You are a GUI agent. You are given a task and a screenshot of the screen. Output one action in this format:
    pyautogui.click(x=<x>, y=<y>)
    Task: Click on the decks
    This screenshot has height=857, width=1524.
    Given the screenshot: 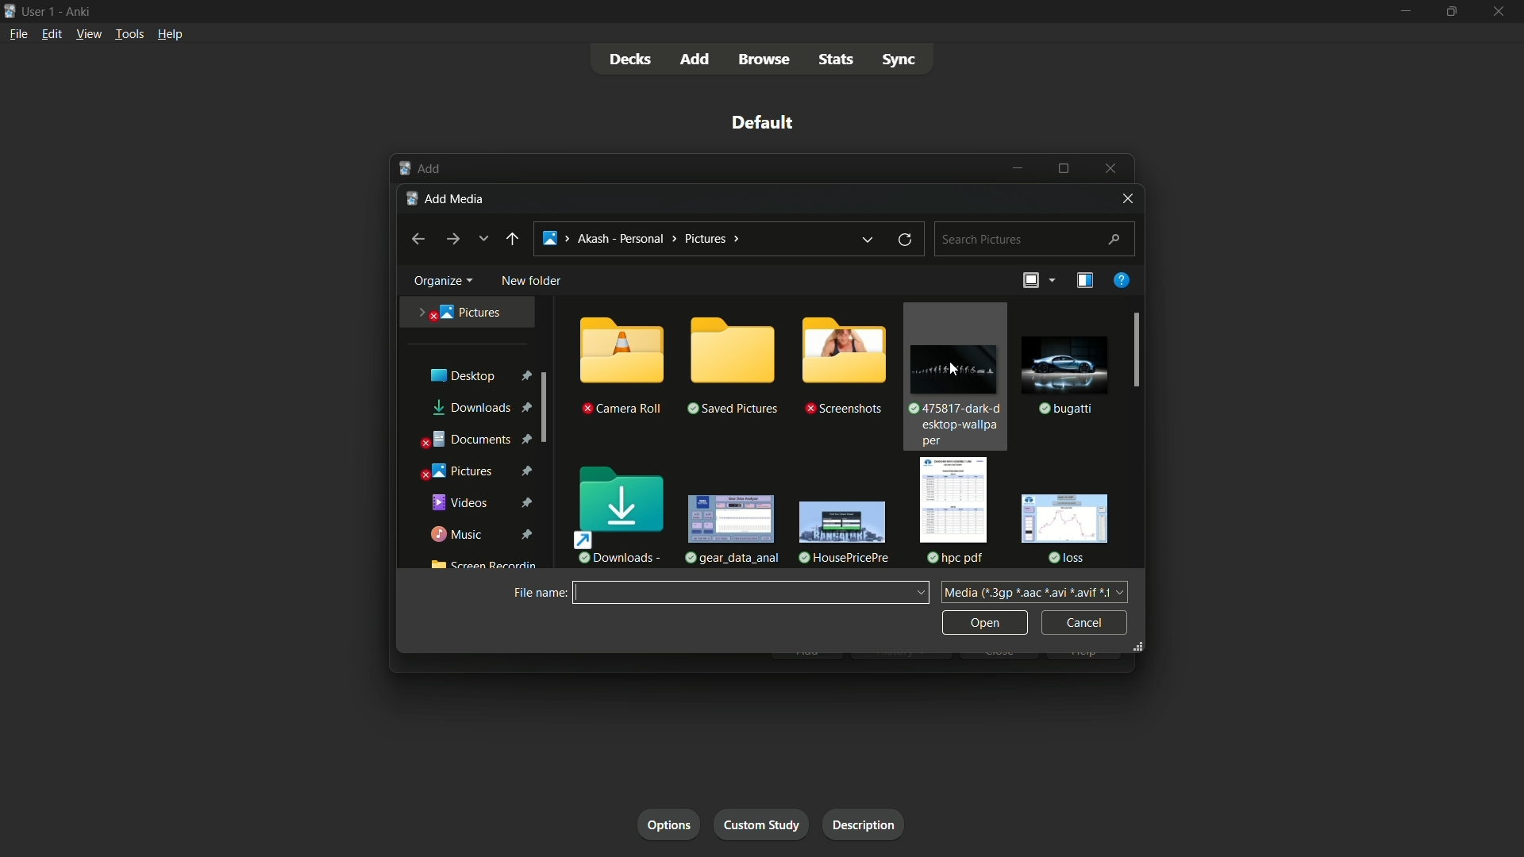 What is the action you would take?
    pyautogui.click(x=630, y=60)
    